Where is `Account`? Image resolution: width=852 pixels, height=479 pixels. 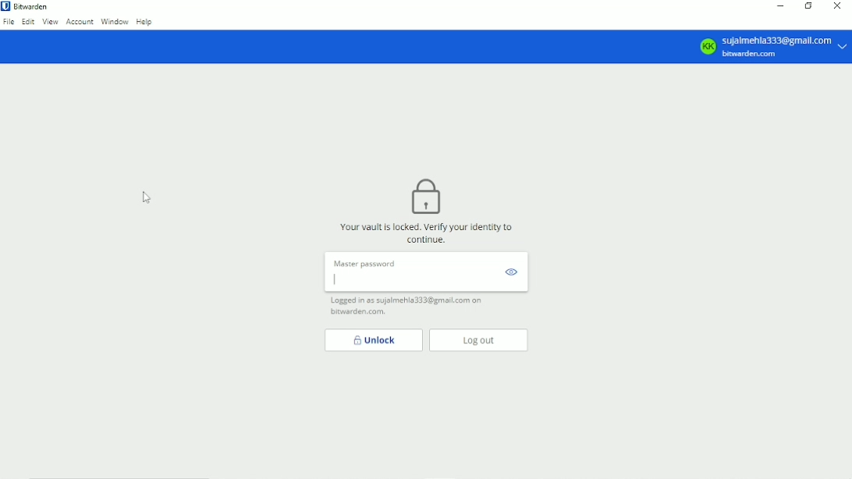
Account is located at coordinates (80, 23).